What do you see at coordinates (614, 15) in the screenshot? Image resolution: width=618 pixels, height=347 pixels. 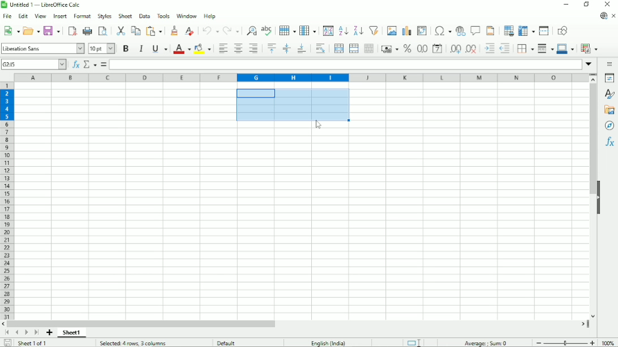 I see `Close document` at bounding box center [614, 15].